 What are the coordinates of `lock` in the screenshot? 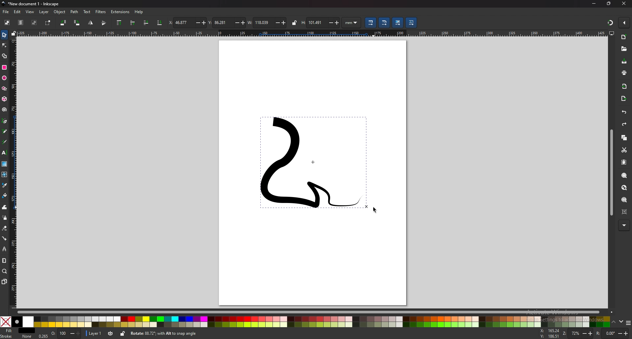 It's located at (294, 22).